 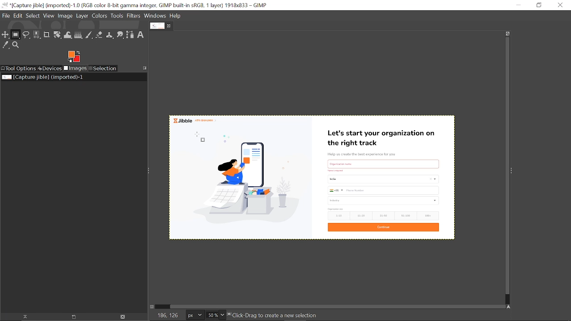 I want to click on Zoom when window size changes, so click(x=508, y=33).